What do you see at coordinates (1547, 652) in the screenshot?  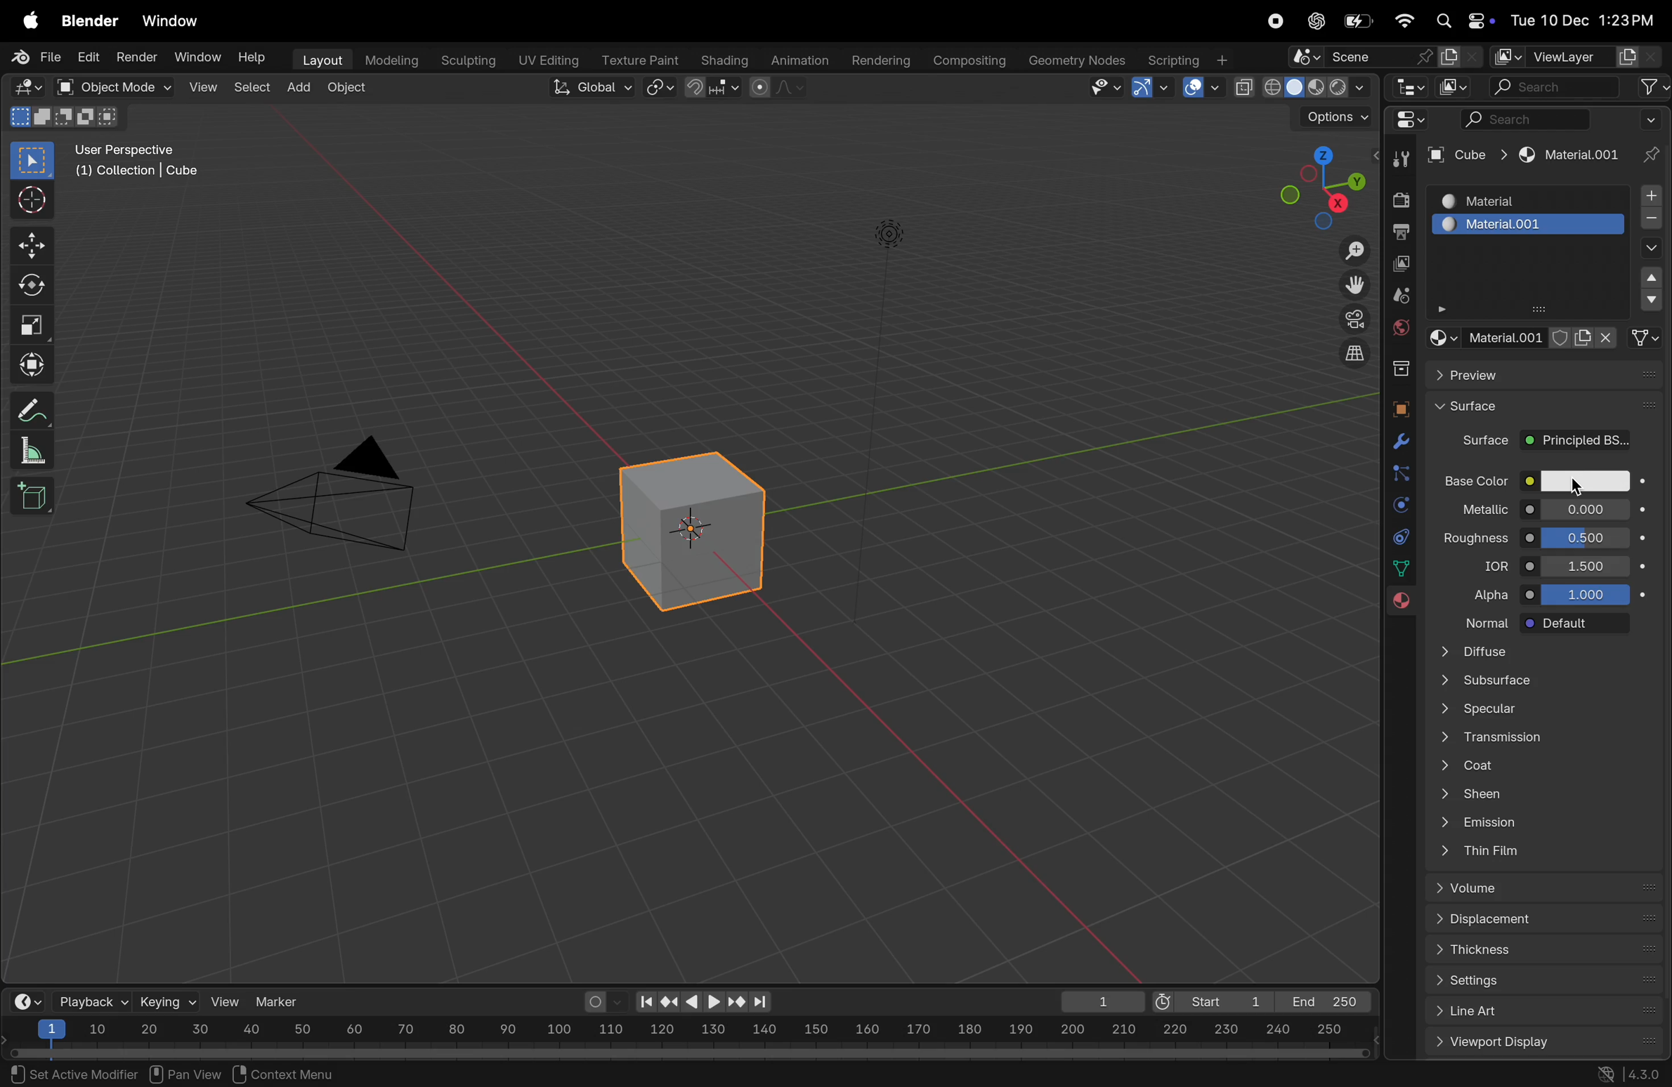 I see `diffuse` at bounding box center [1547, 652].